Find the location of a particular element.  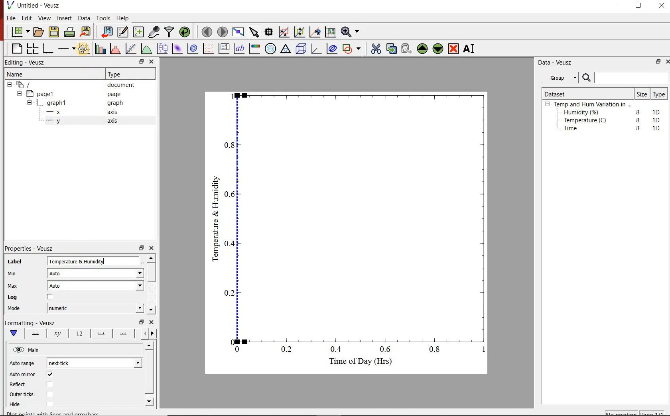

Cursor is located at coordinates (85, 50).